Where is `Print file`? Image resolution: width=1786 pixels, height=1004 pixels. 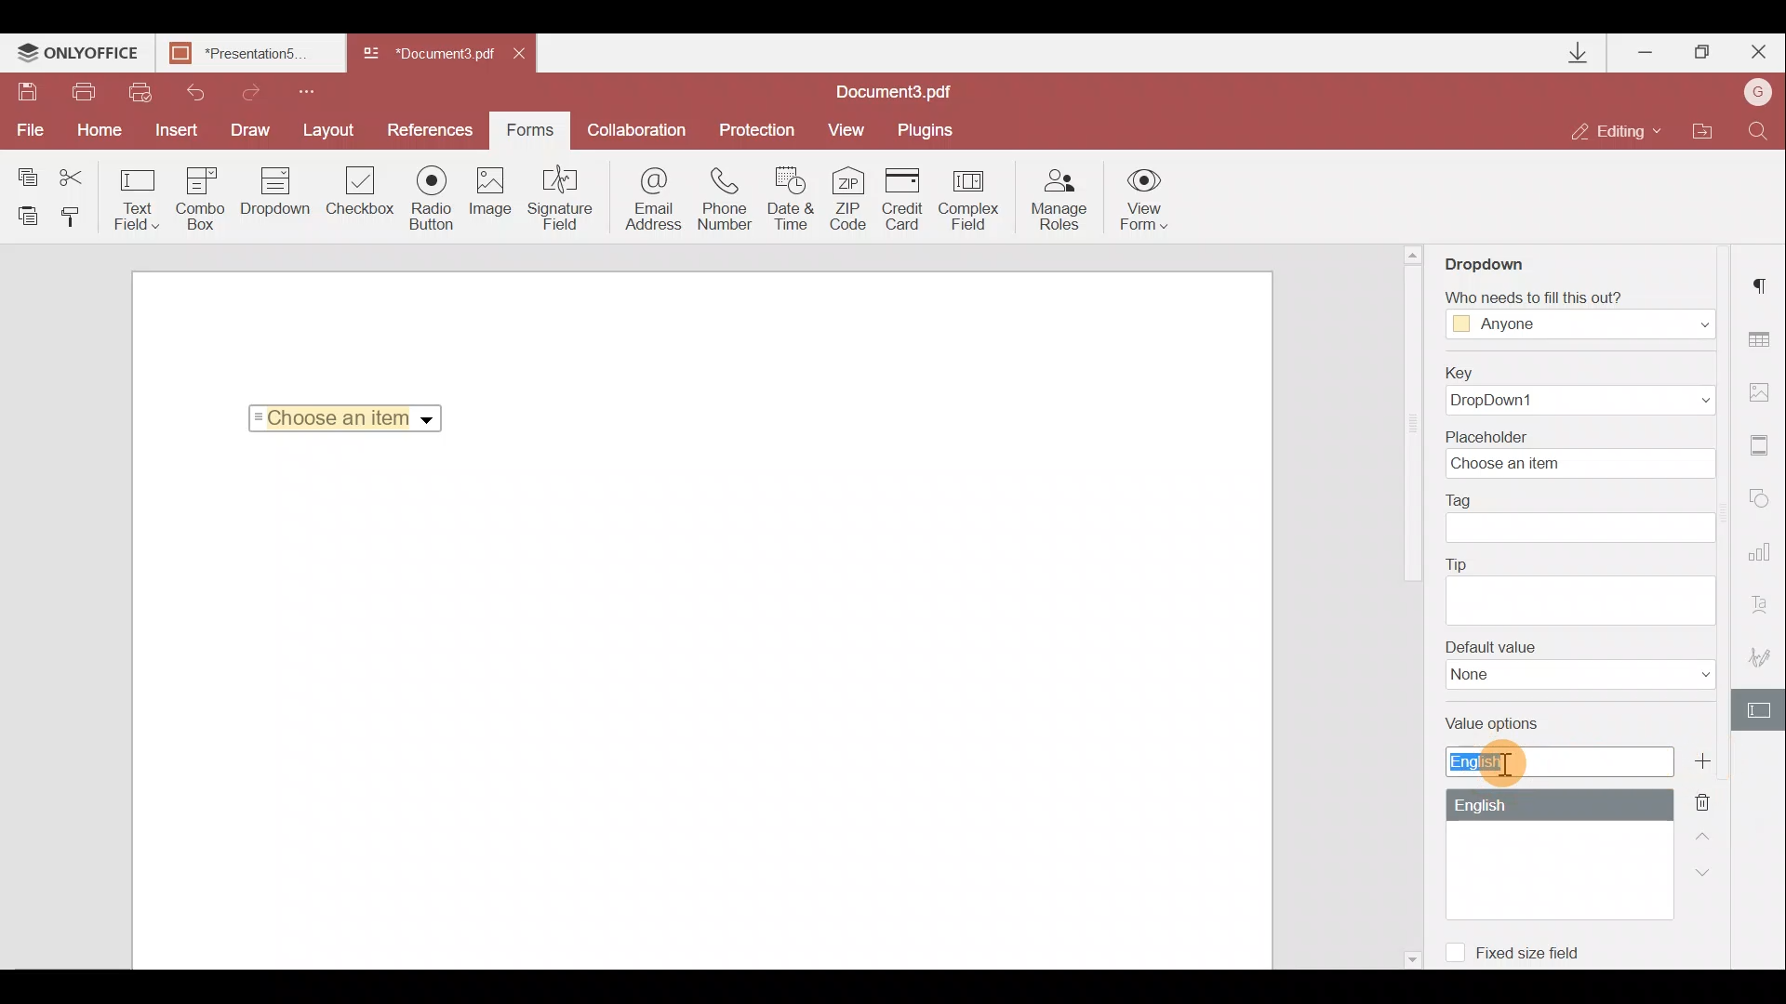
Print file is located at coordinates (86, 93).